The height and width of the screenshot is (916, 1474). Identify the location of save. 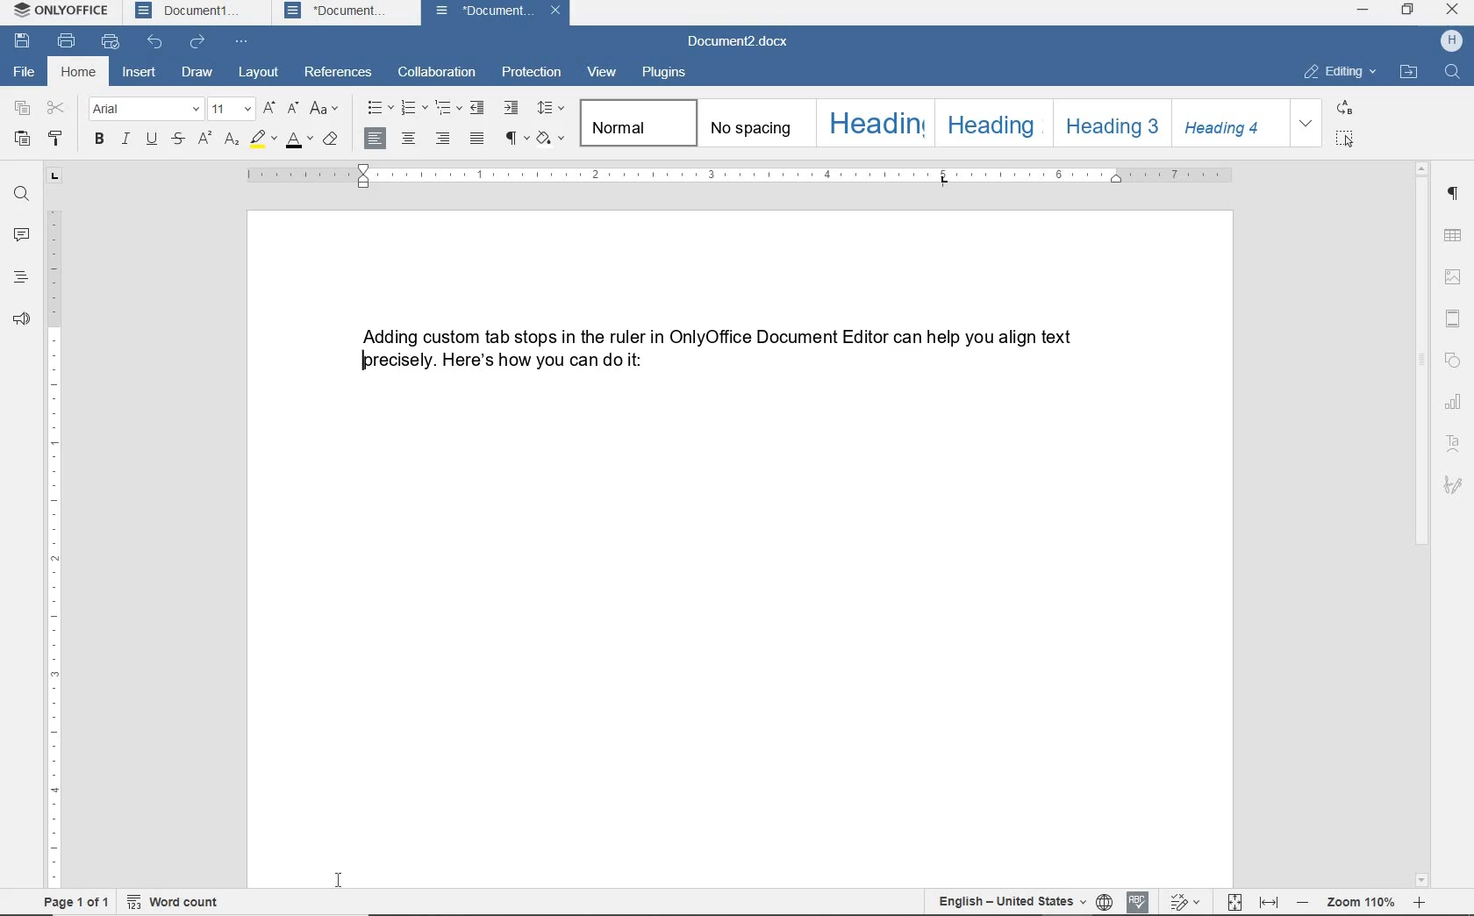
(22, 43).